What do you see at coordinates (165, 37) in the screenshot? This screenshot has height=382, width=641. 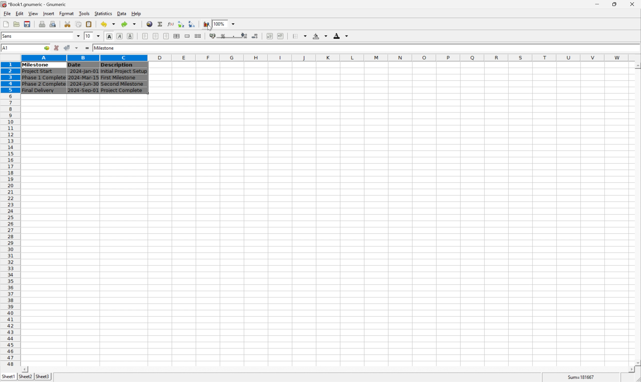 I see `align right` at bounding box center [165, 37].